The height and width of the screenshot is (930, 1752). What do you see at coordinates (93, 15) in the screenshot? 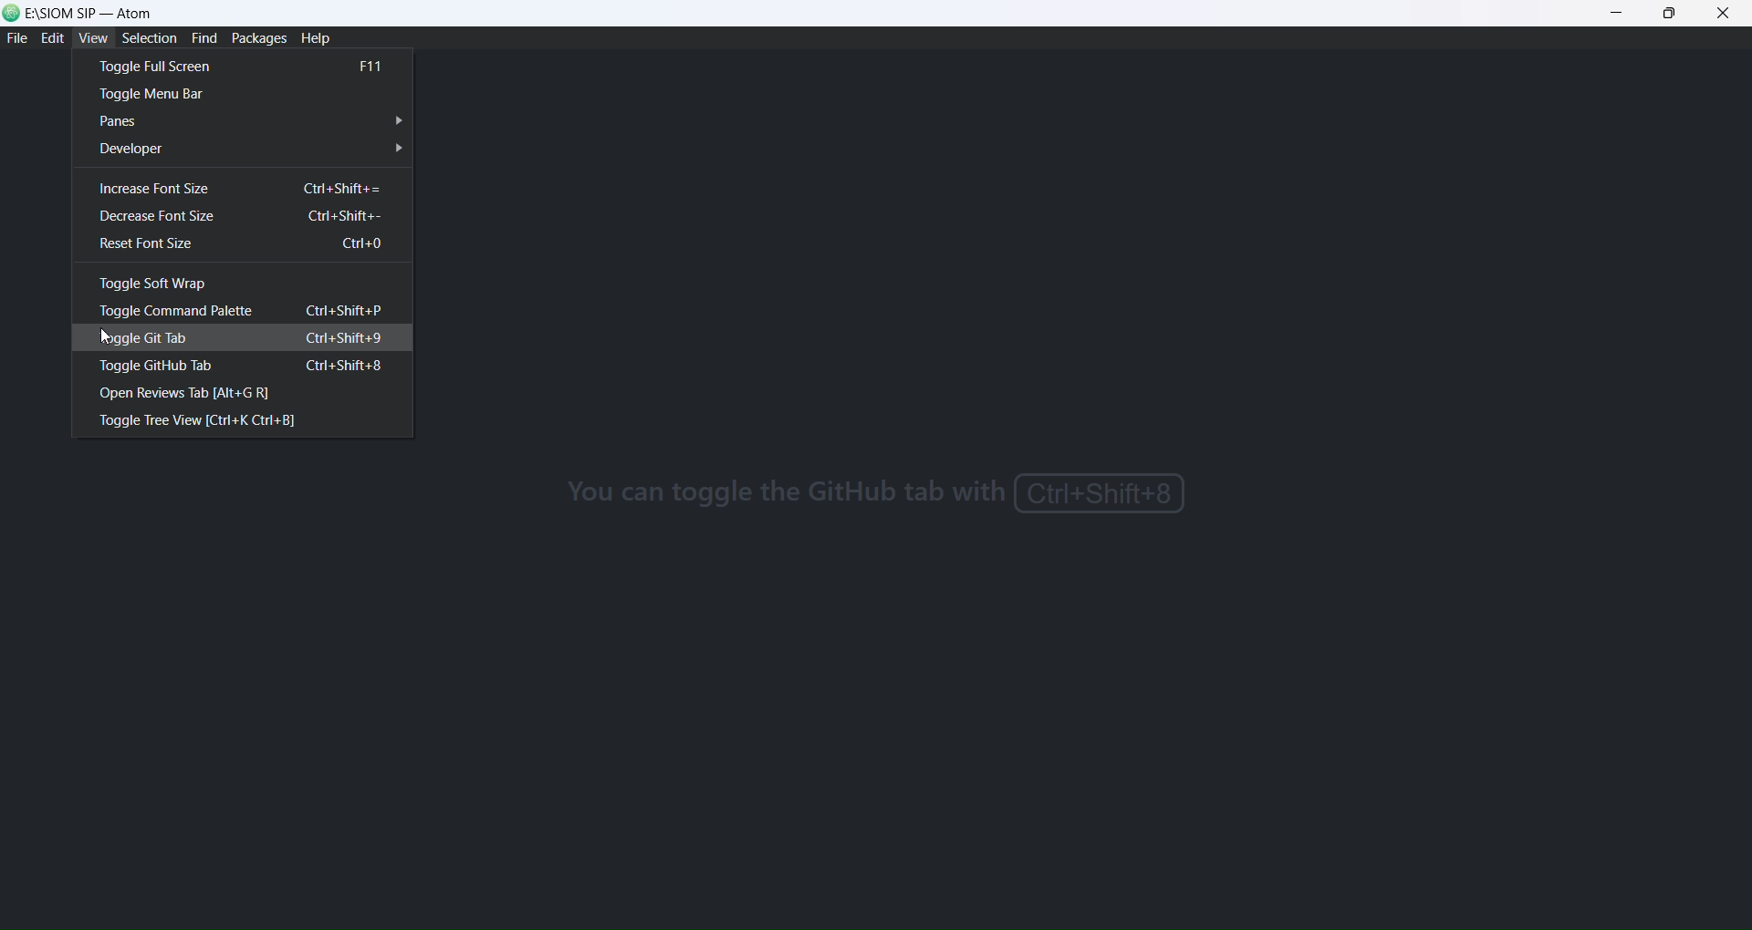
I see `E:/SIOM SIP - atom` at bounding box center [93, 15].